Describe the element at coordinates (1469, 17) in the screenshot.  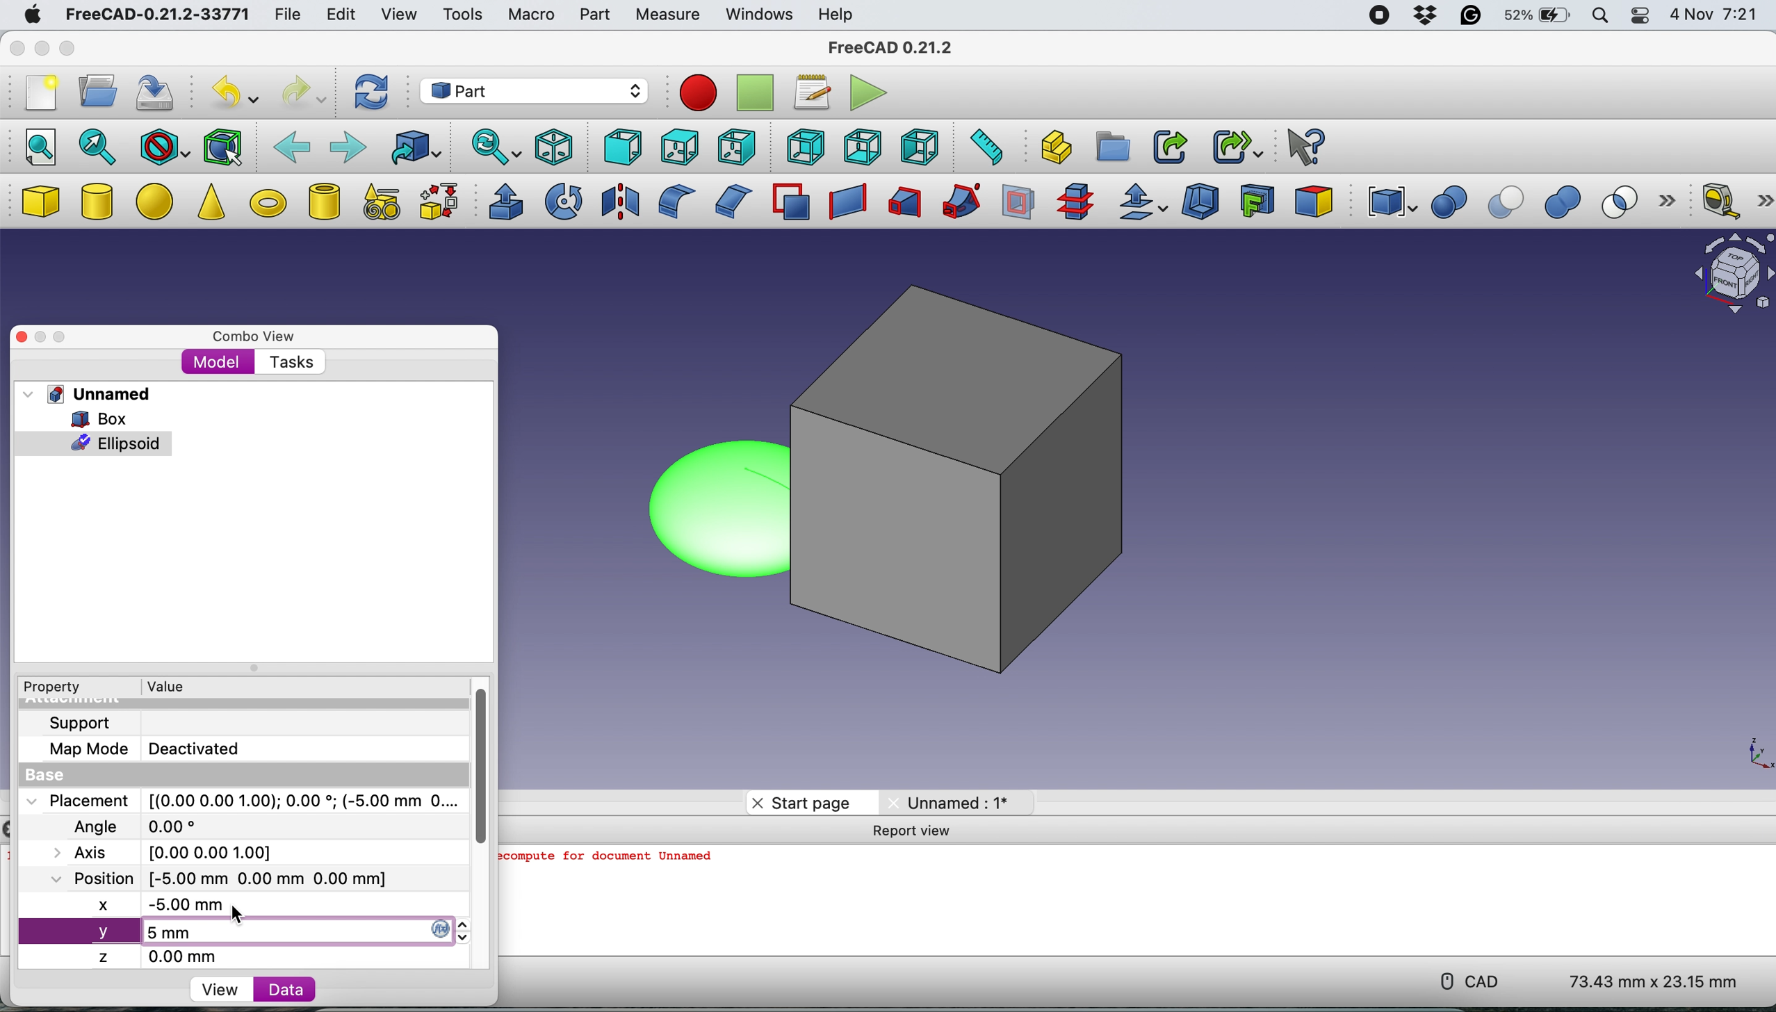
I see `grammarly` at that location.